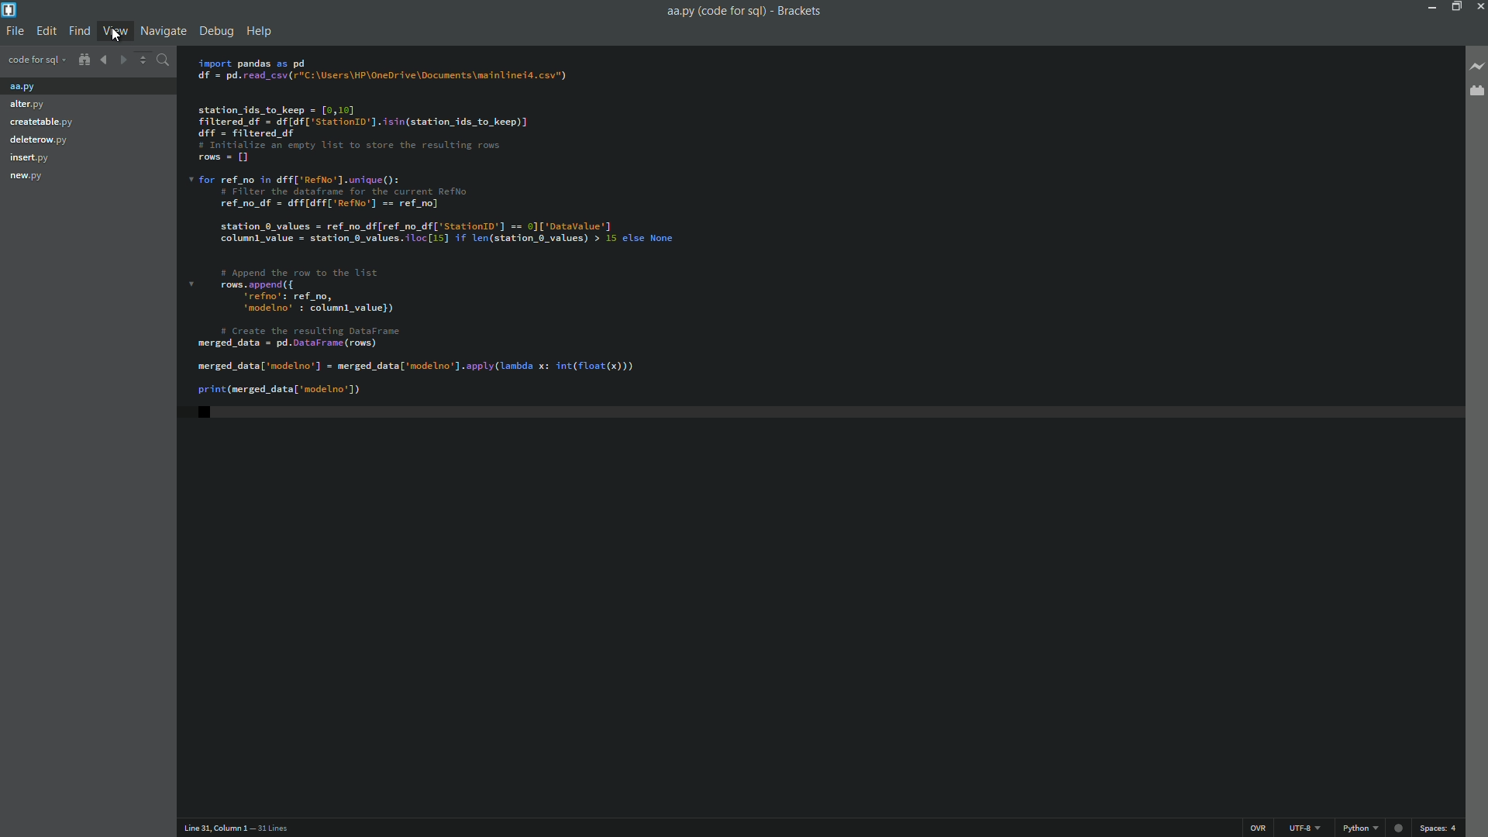 This screenshot has width=1488, height=837. Describe the element at coordinates (24, 88) in the screenshot. I see `aa.py` at that location.